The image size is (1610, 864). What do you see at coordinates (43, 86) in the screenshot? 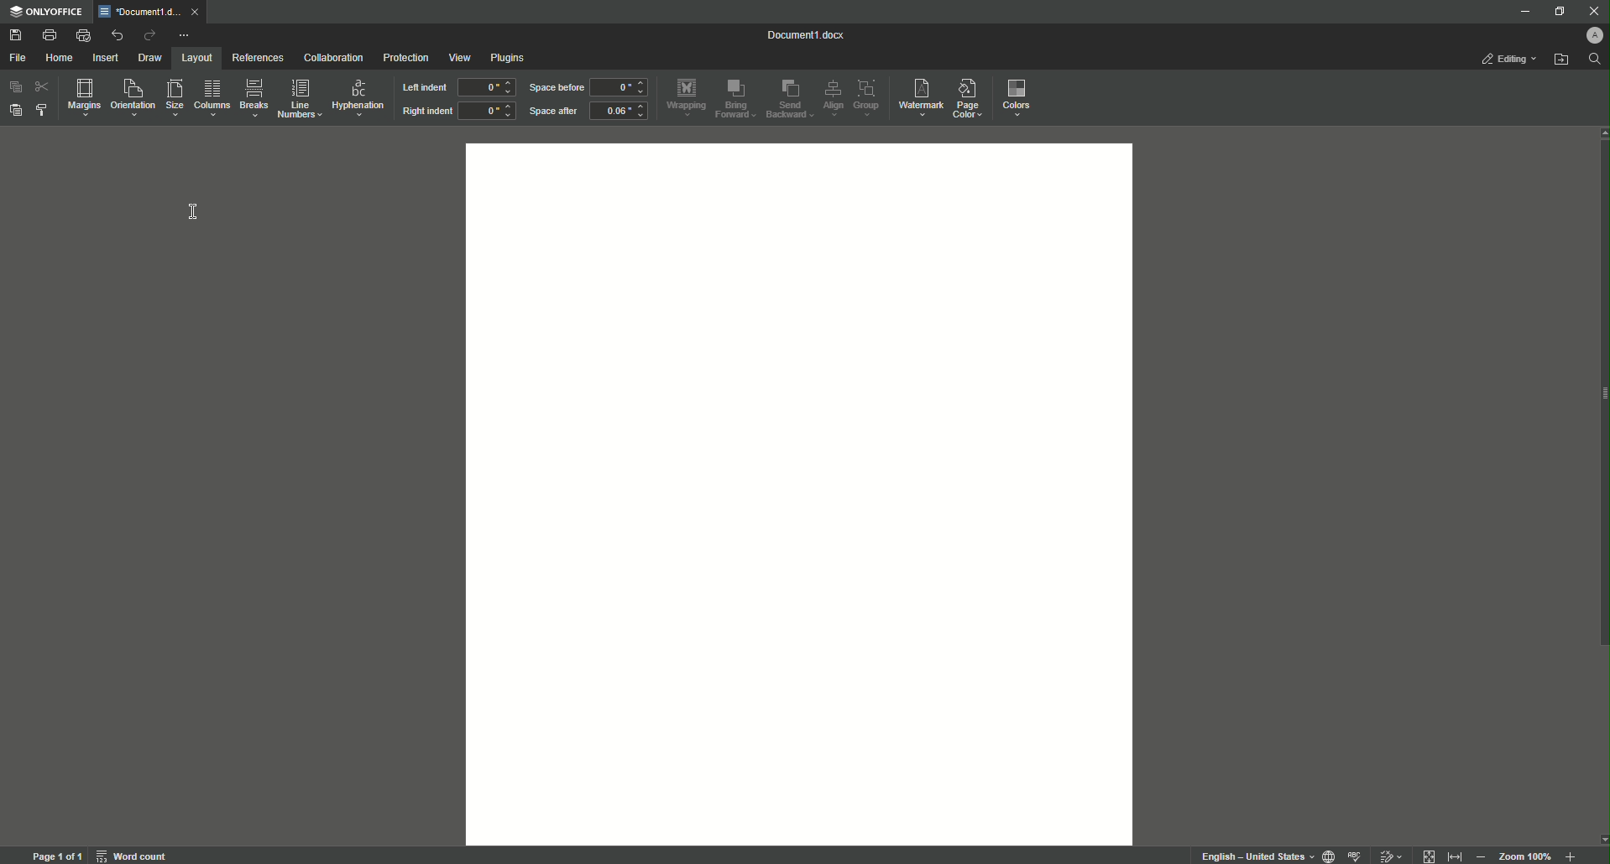
I see `Cut` at bounding box center [43, 86].